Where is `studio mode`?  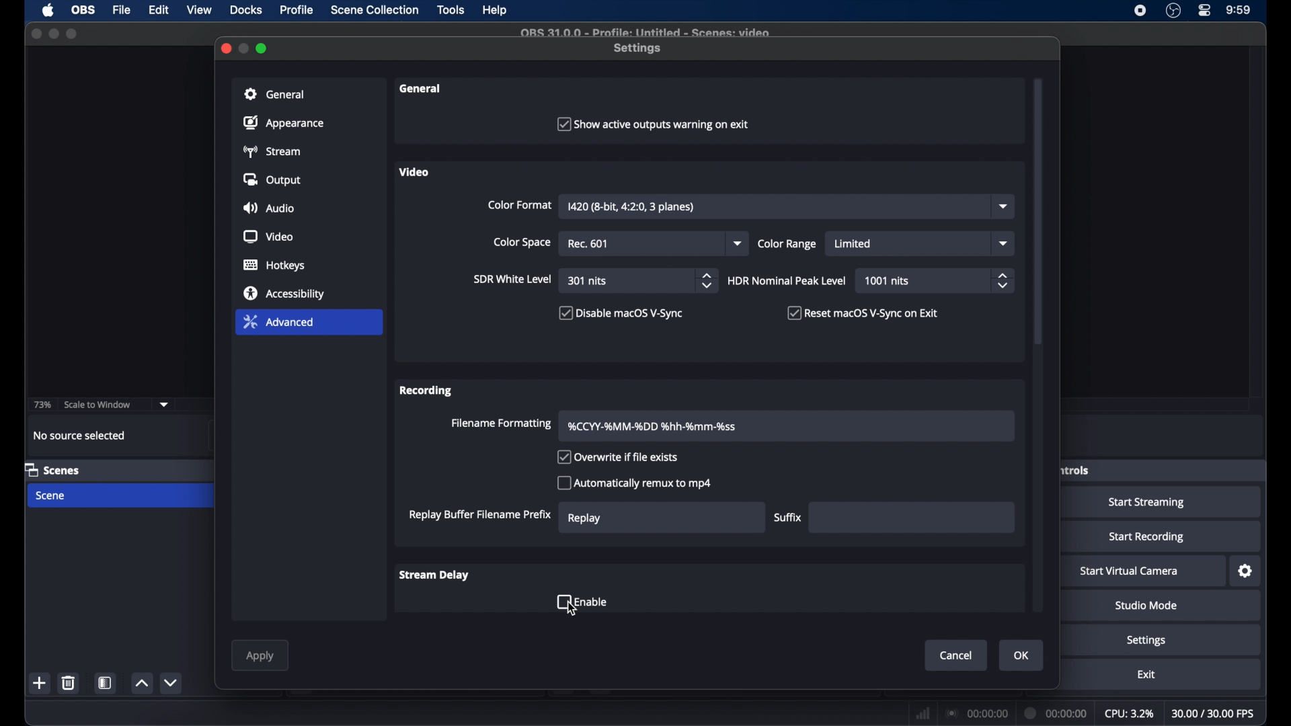 studio mode is located at coordinates (1146, 606).